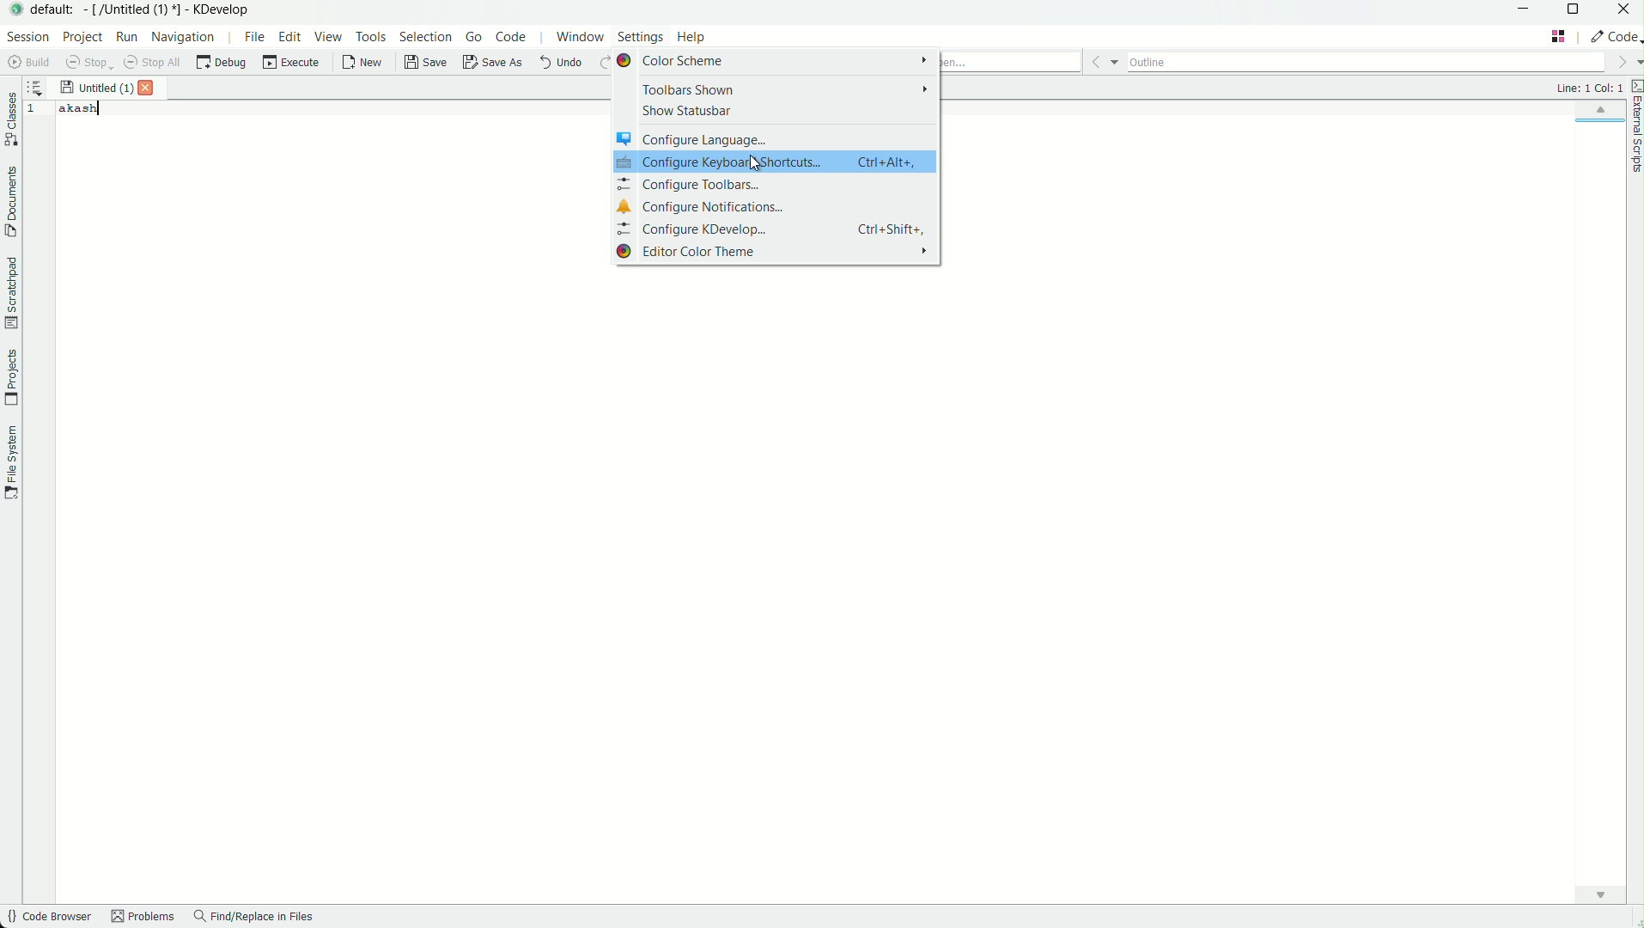  I want to click on line number, so click(35, 110).